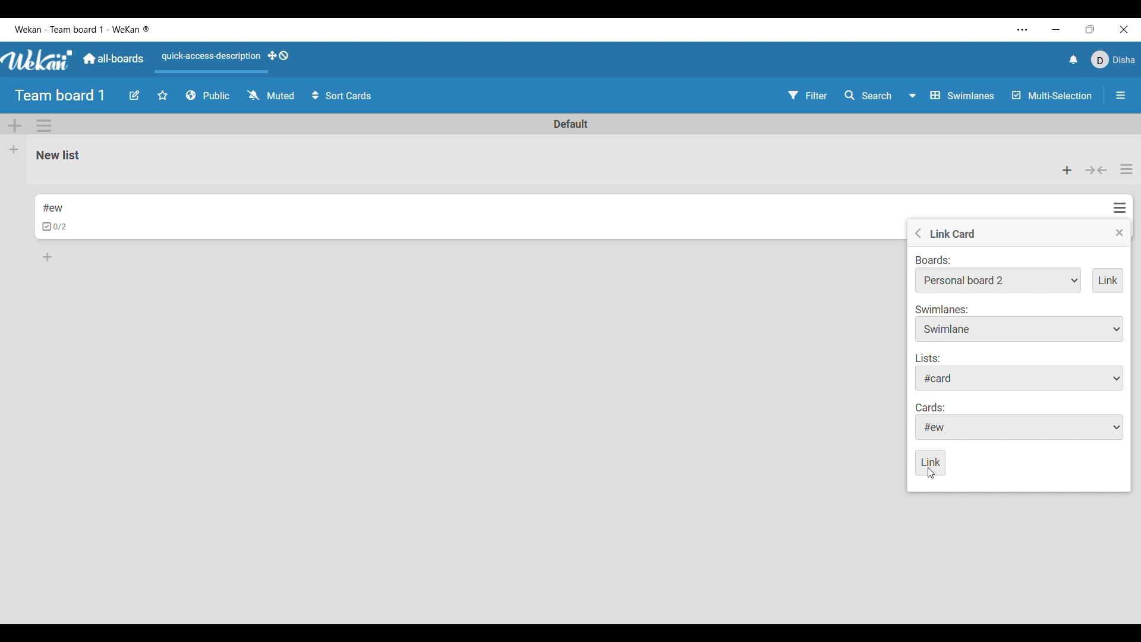 This screenshot has height=642, width=1141. Describe the element at coordinates (571, 124) in the screenshot. I see `Swimlane name` at that location.